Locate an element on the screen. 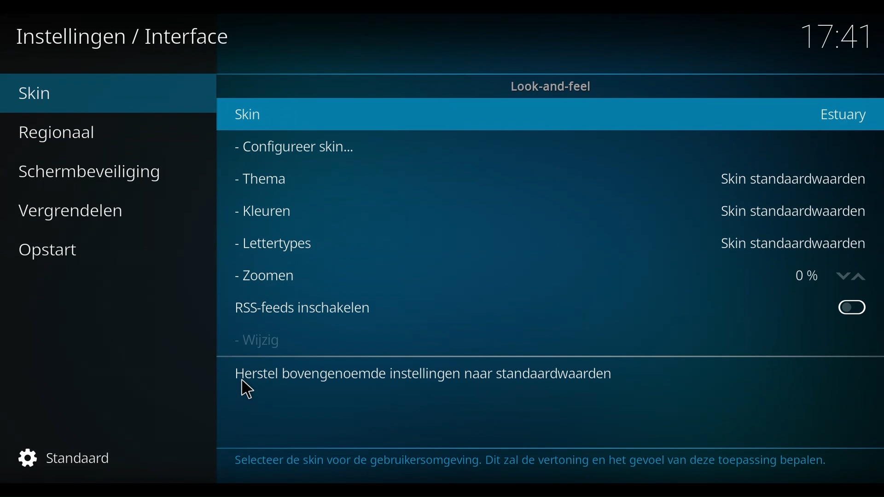 The image size is (884, 497). Configureer skin is located at coordinates (297, 148).